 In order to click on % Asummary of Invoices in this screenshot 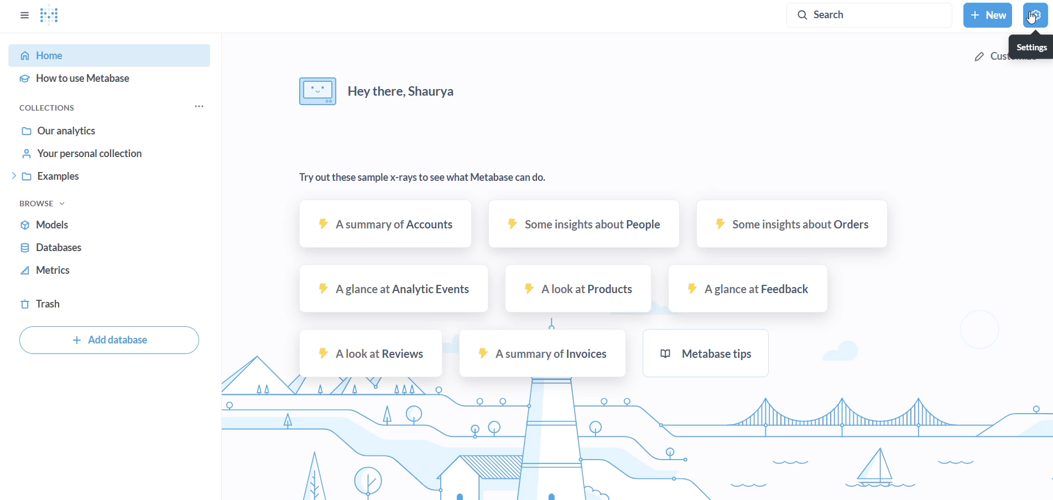, I will do `click(544, 354)`.